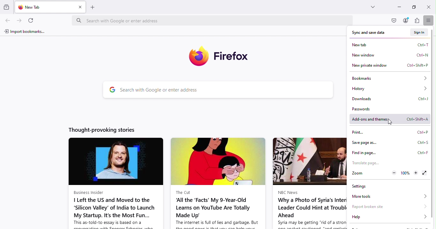 The height and width of the screenshot is (229, 436). I want to click on Zoom in, so click(415, 173).